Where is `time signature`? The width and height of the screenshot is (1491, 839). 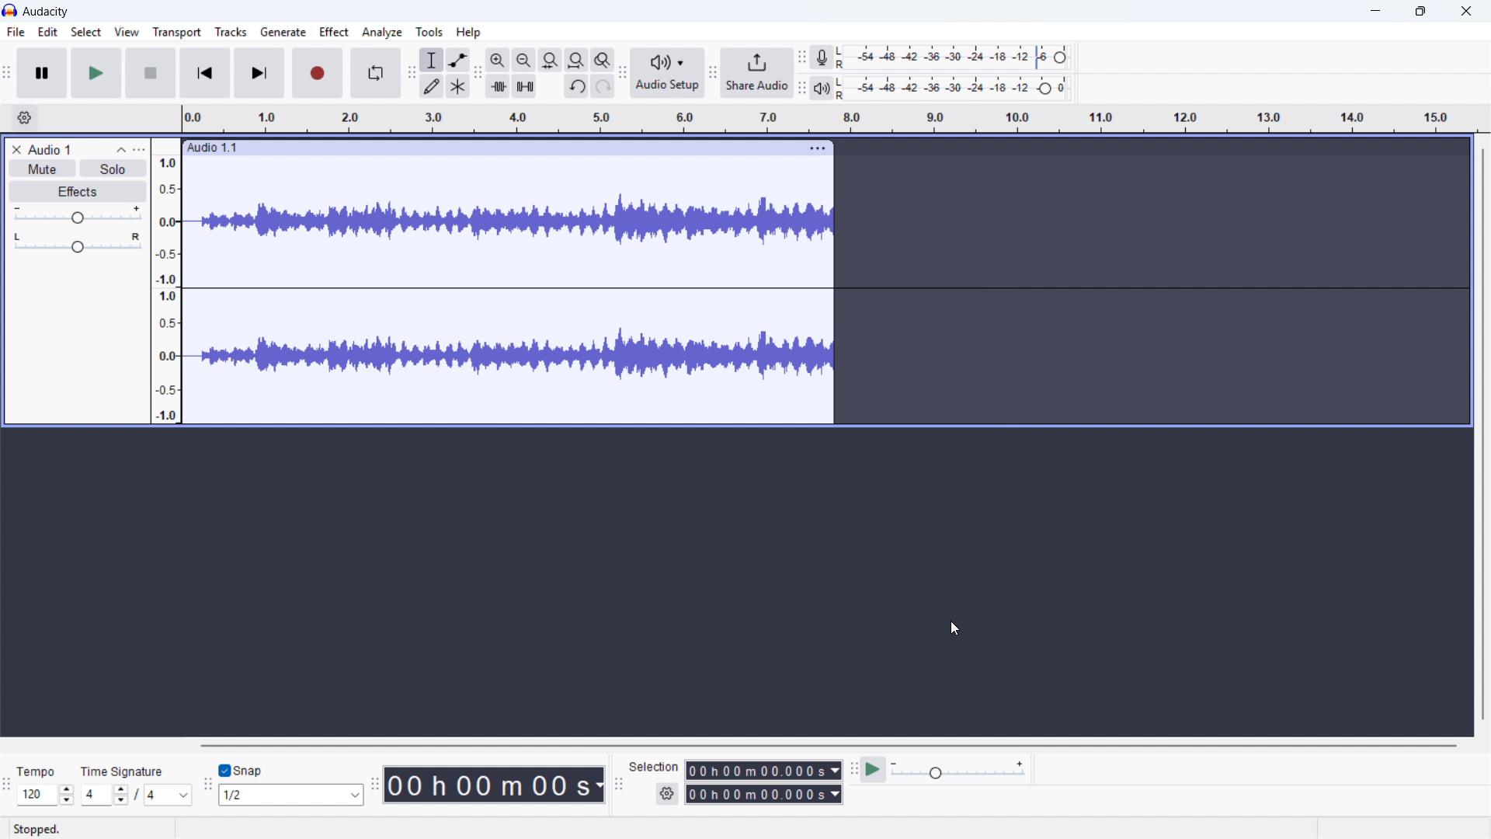 time signature is located at coordinates (123, 772).